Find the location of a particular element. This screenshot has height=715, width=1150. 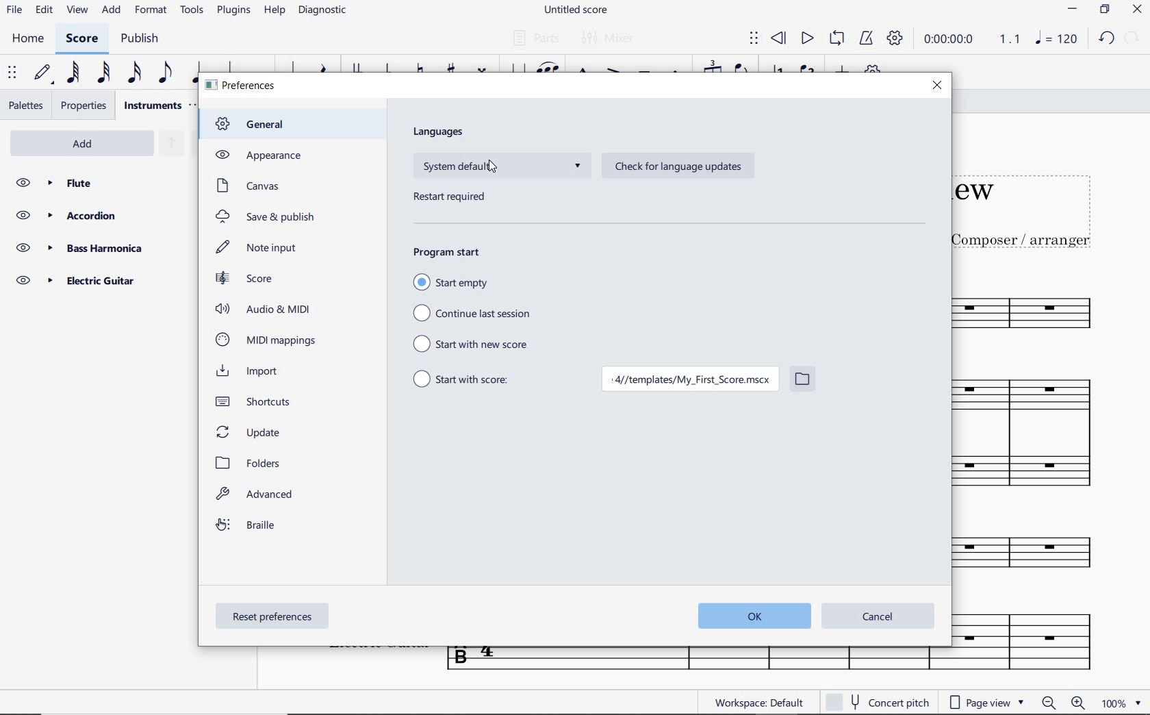

mixer is located at coordinates (610, 40).